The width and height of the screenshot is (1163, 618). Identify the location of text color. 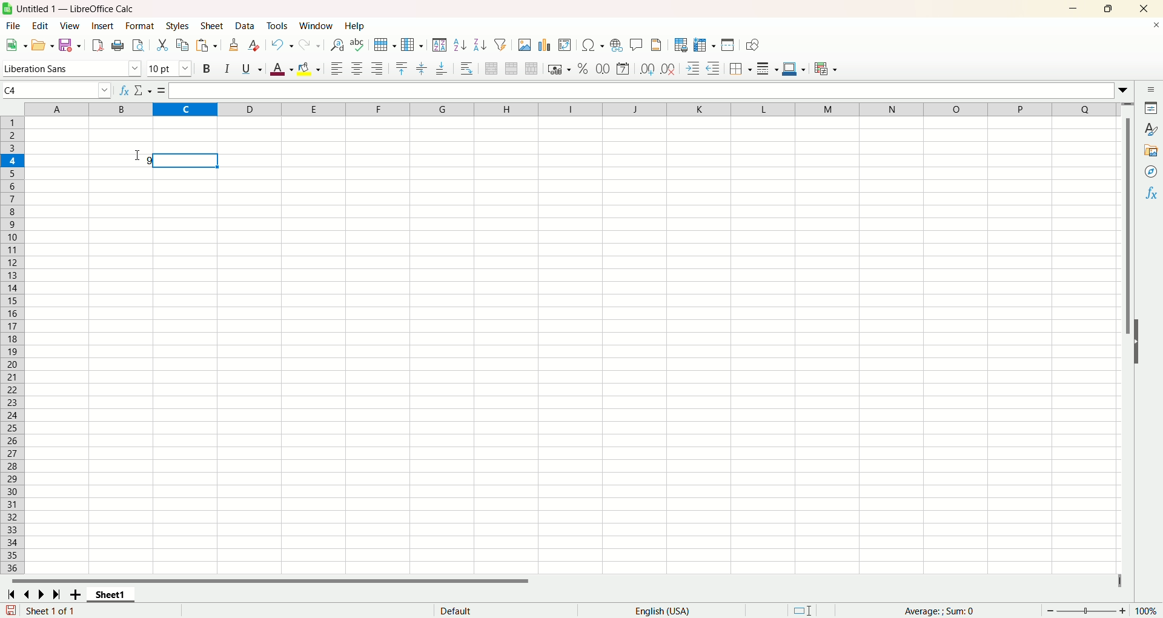
(279, 71).